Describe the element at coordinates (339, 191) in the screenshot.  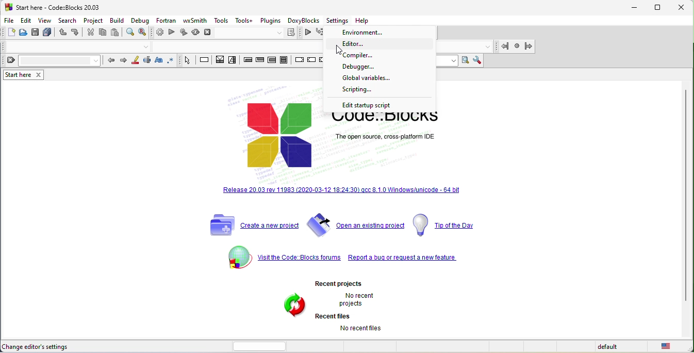
I see `release 20.03 rev 11983 [2020-03-12 18.24.30] qcc 8.10 windows /unicode 64 bit` at that location.